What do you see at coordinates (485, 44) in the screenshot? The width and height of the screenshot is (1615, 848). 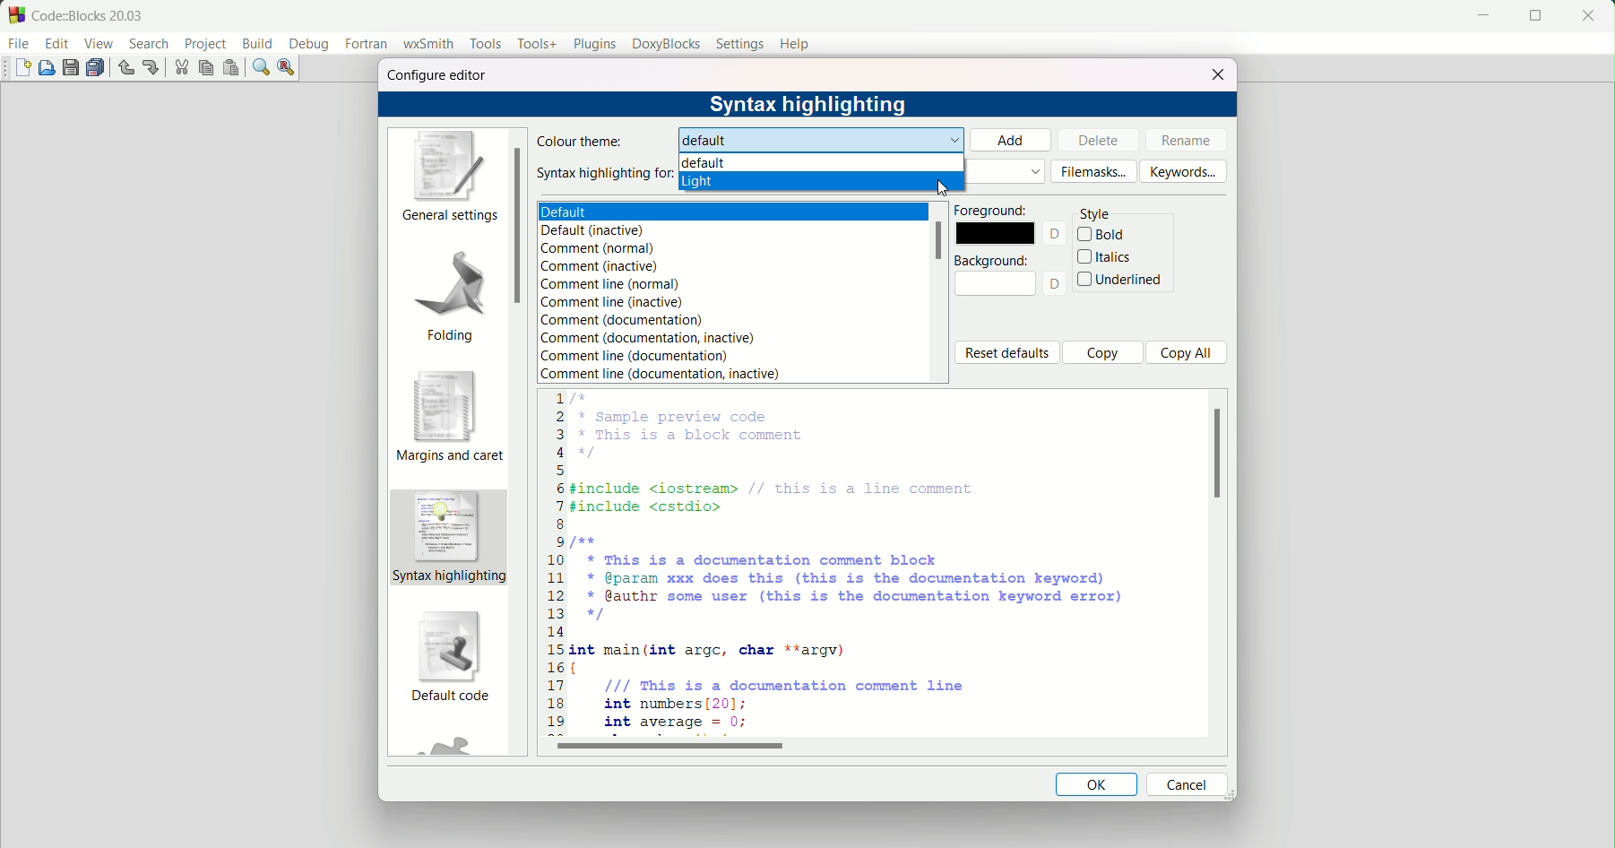 I see `tools` at bounding box center [485, 44].